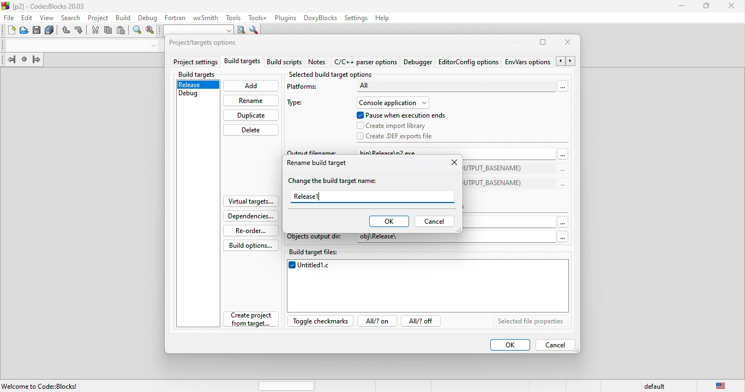 This screenshot has height=392, width=745. I want to click on editor config option, so click(468, 62).